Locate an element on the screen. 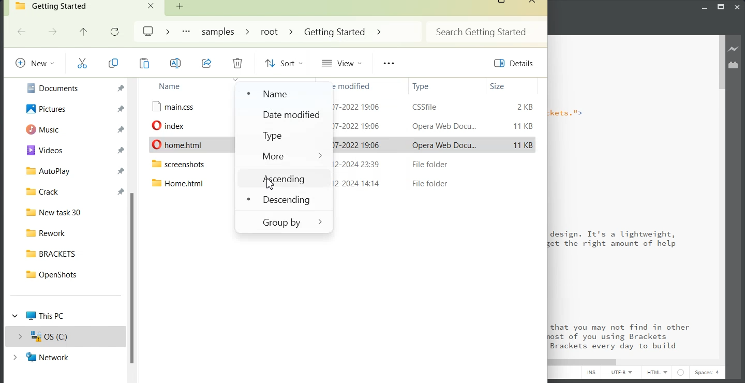 This screenshot has height=383, width=745. File is located at coordinates (187, 166).